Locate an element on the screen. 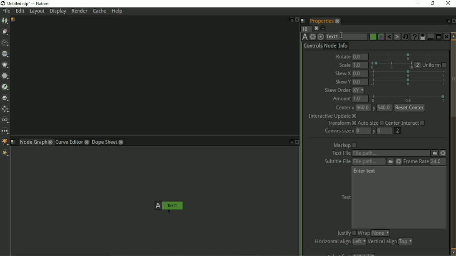 This screenshot has height=256, width=456. logo is located at coordinates (3, 3).